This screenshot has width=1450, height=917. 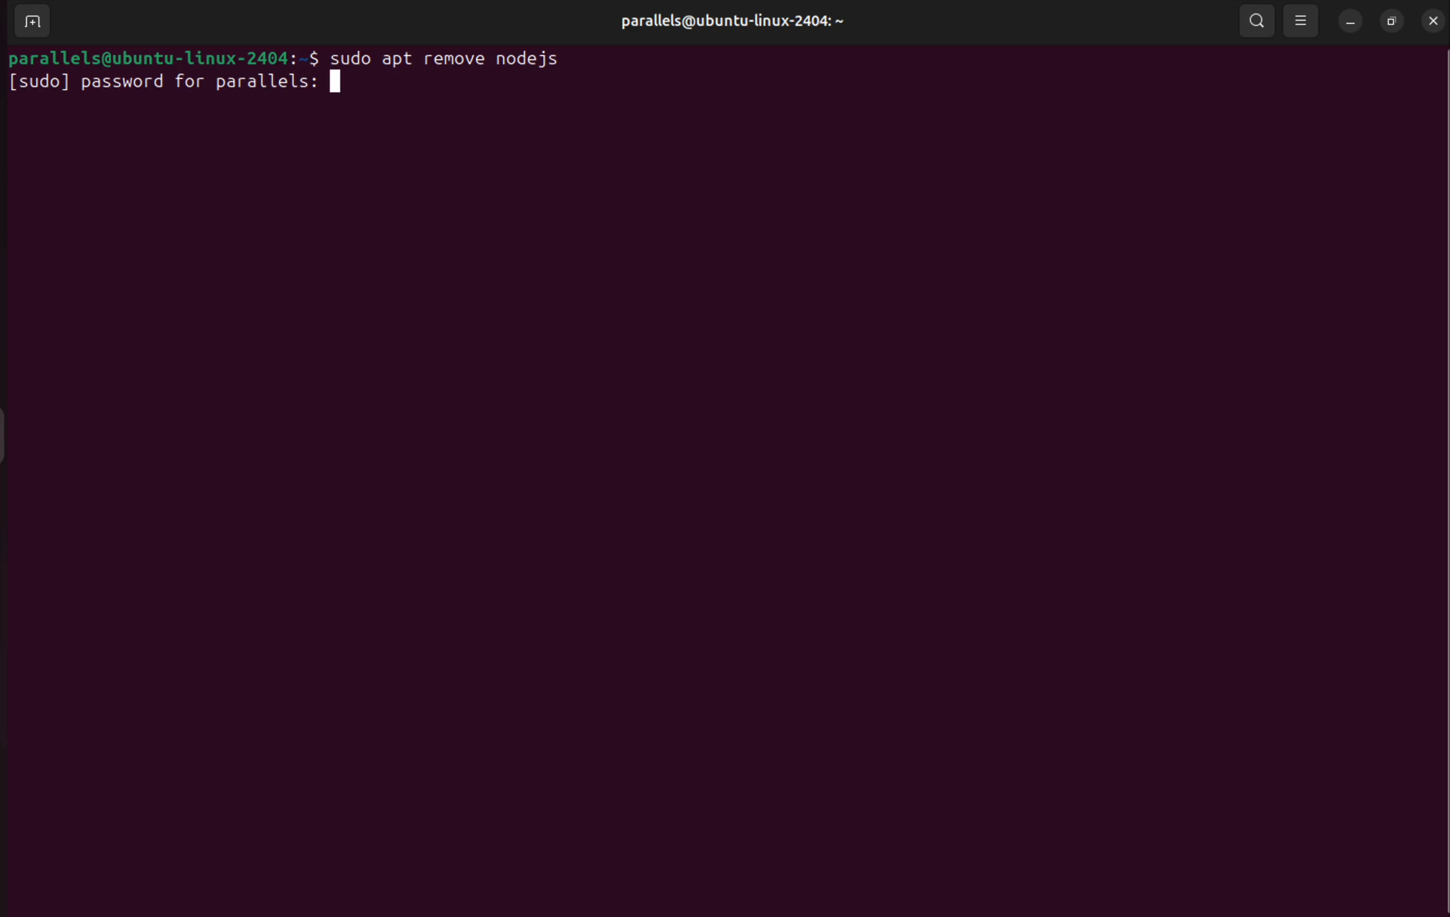 I want to click on parallels@ubuntu-linux-2404: ~, so click(x=731, y=20).